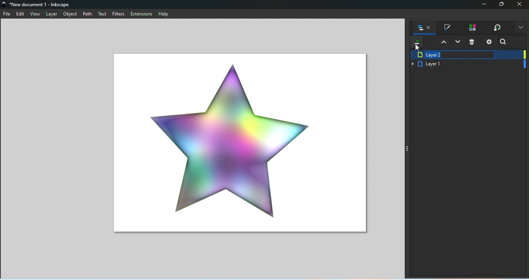 The width and height of the screenshot is (529, 280). What do you see at coordinates (70, 15) in the screenshot?
I see `Object` at bounding box center [70, 15].